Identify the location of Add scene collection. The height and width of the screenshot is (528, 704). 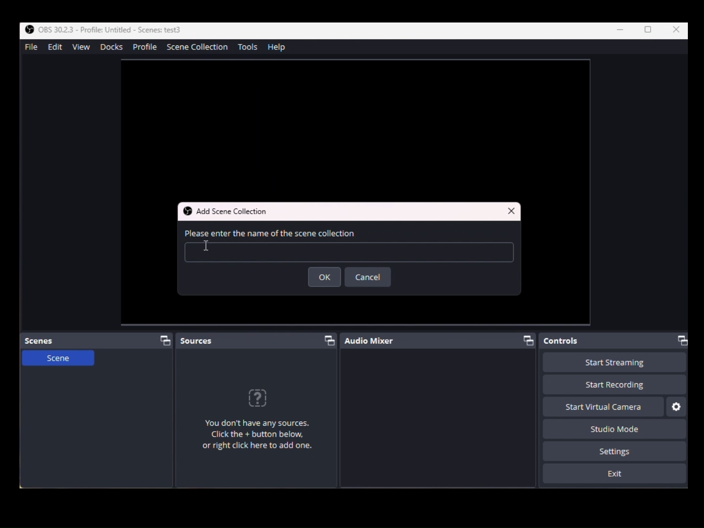
(232, 211).